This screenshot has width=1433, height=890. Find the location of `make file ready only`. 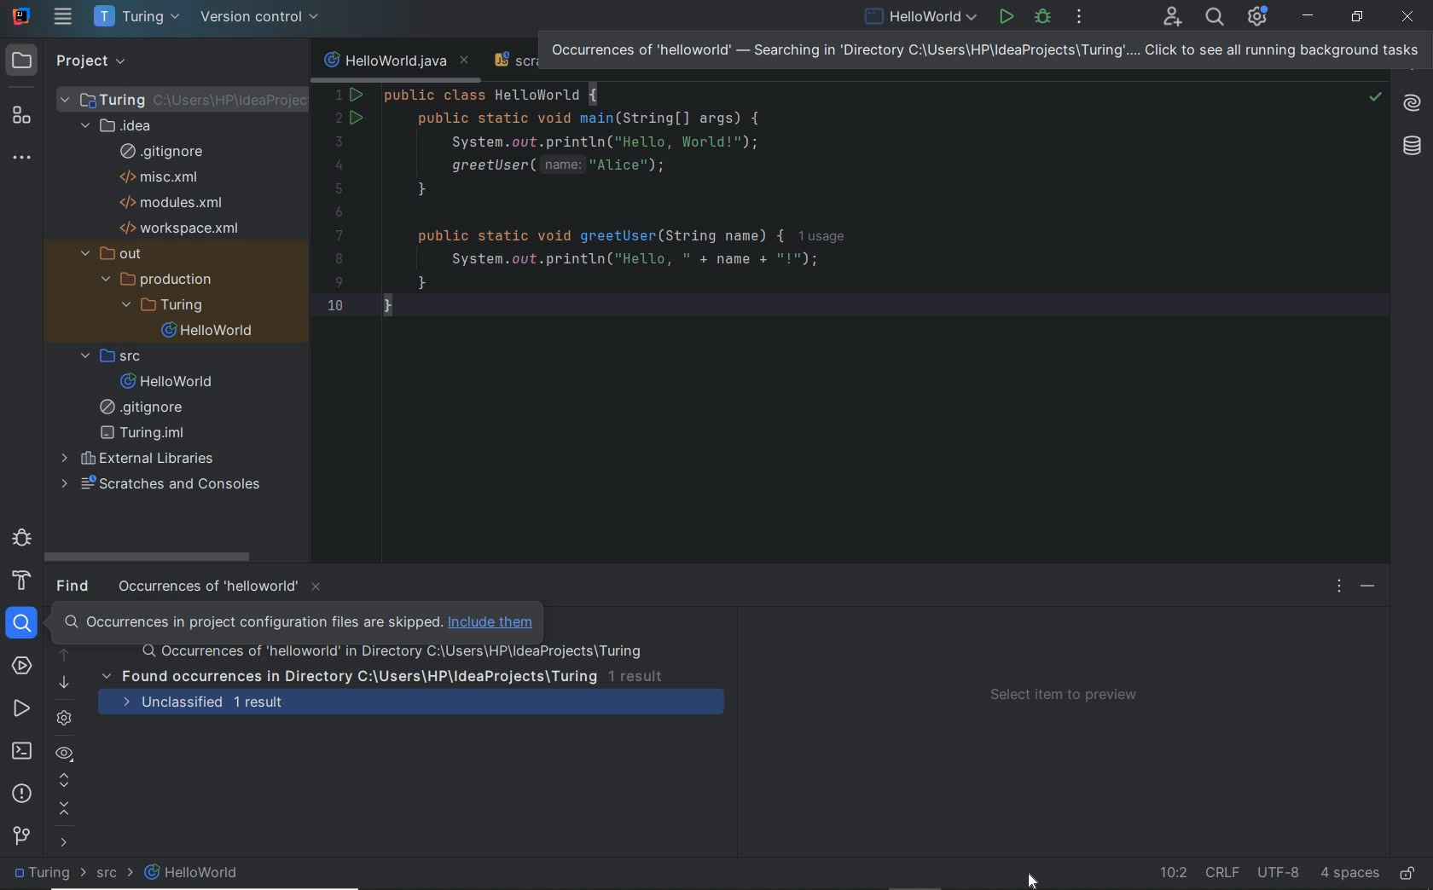

make file ready only is located at coordinates (1412, 873).